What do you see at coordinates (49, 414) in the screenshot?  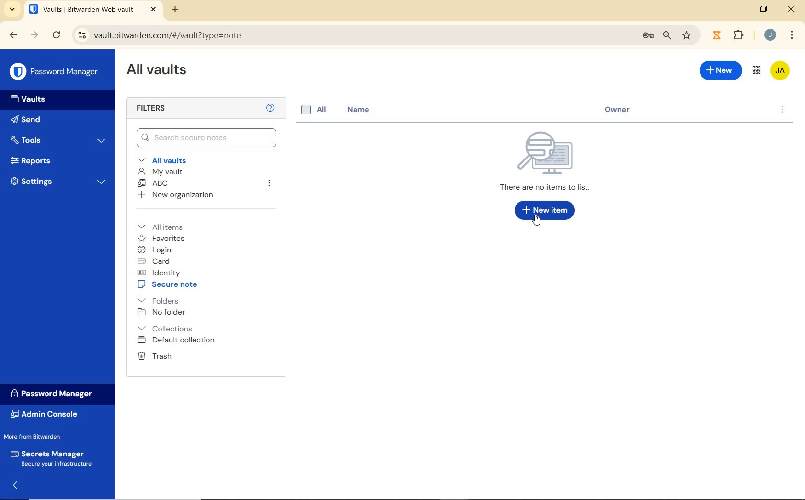 I see `Admin Console` at bounding box center [49, 414].